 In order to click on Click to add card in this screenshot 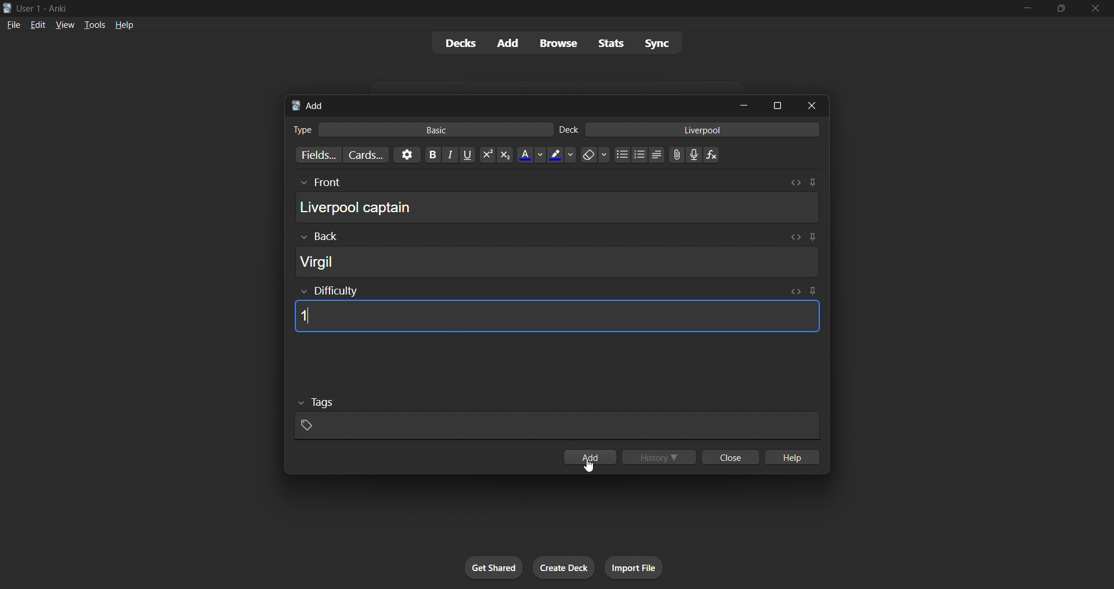, I will do `click(589, 457)`.